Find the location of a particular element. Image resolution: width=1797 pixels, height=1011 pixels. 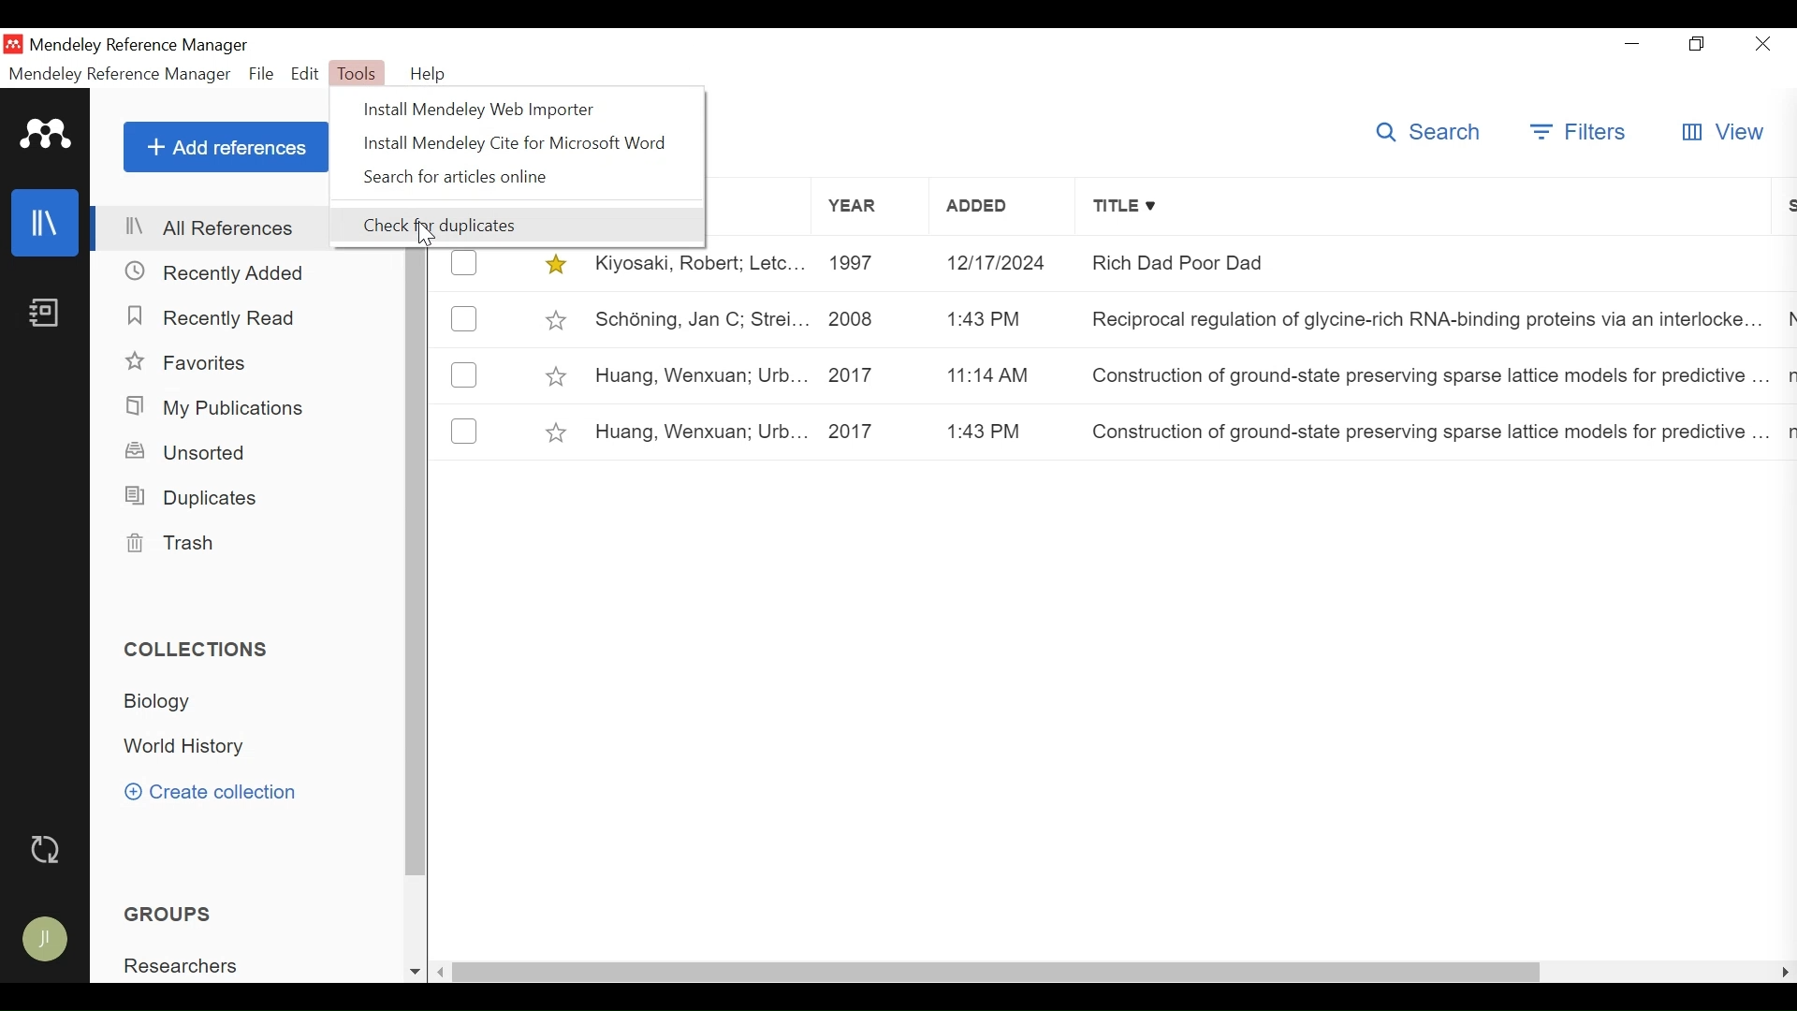

Avatar is located at coordinates (48, 936).